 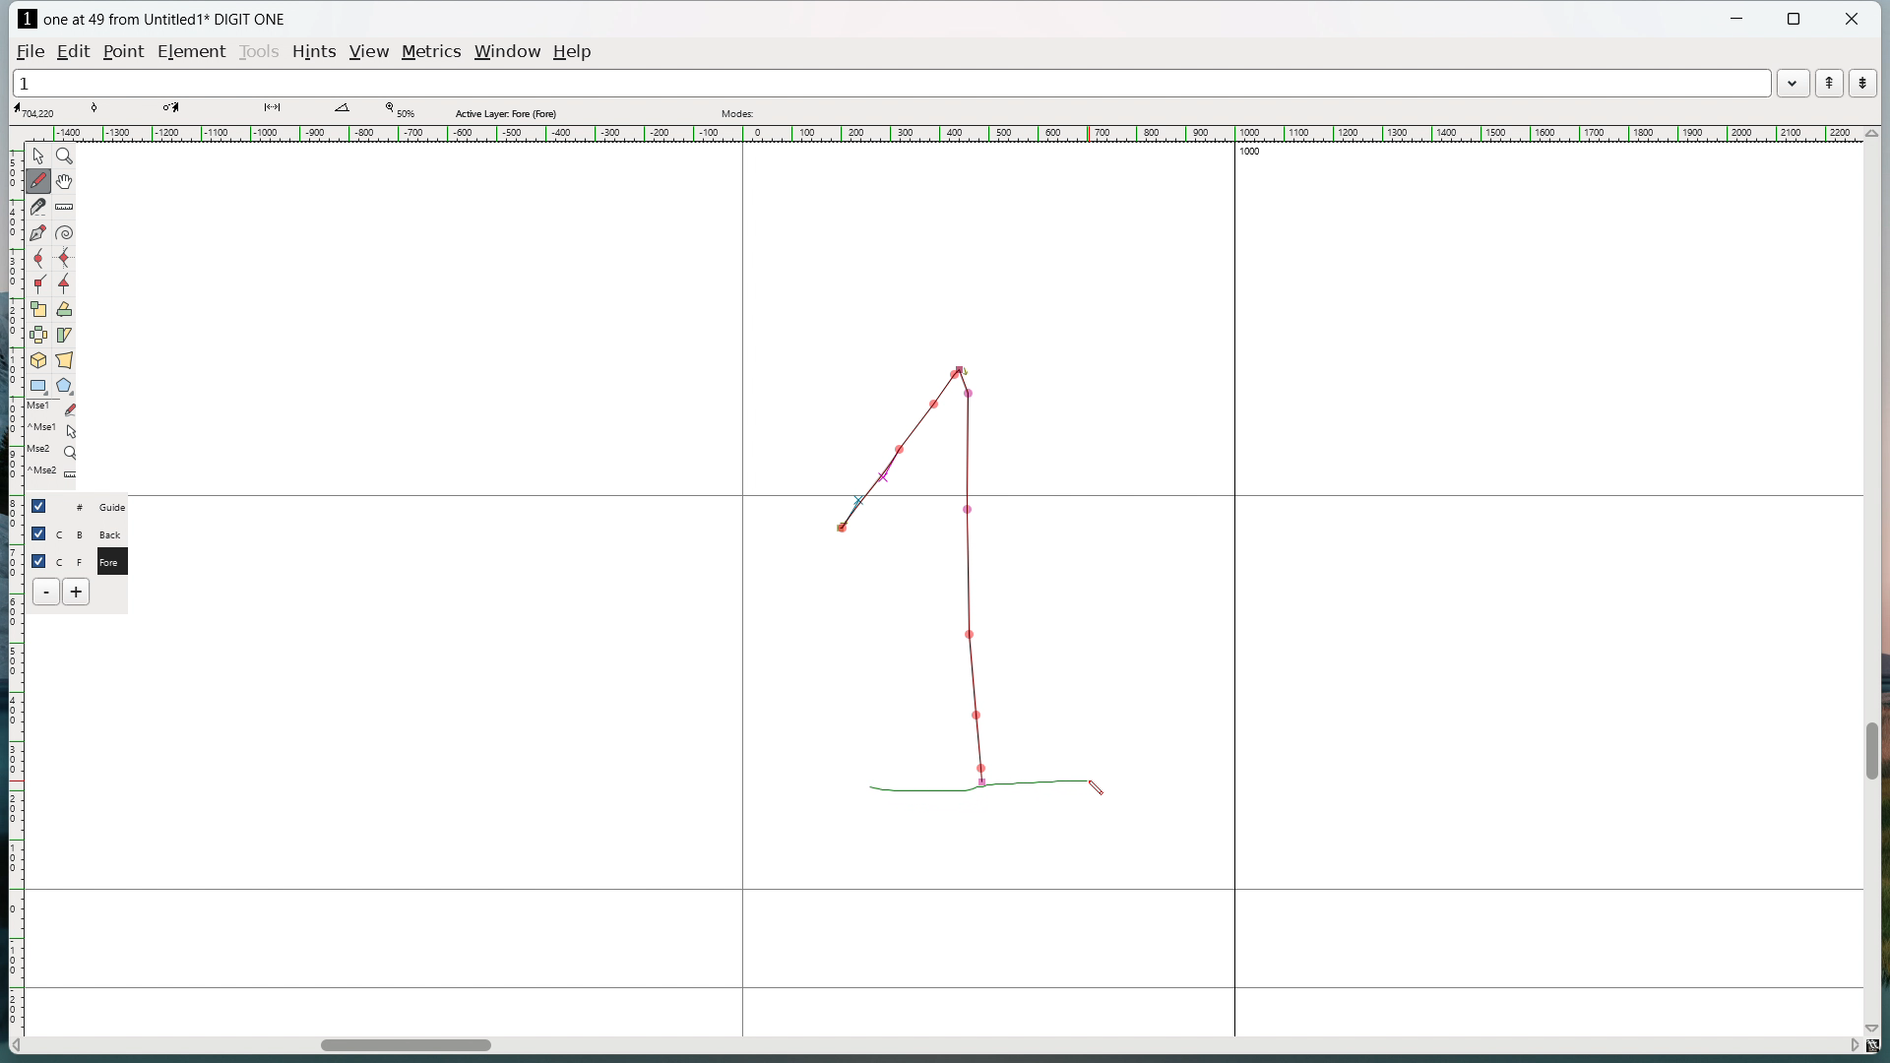 I want to click on vertical ruler, so click(x=14, y=579).